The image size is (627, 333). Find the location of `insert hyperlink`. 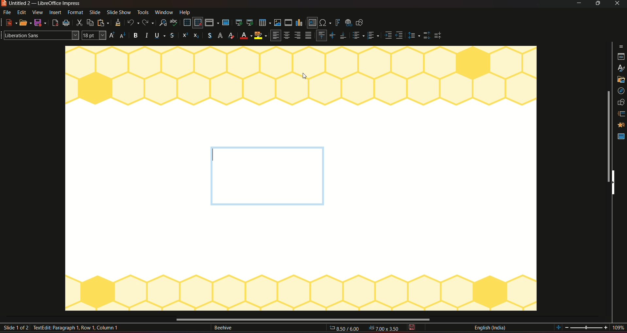

insert hyperlink is located at coordinates (348, 22).